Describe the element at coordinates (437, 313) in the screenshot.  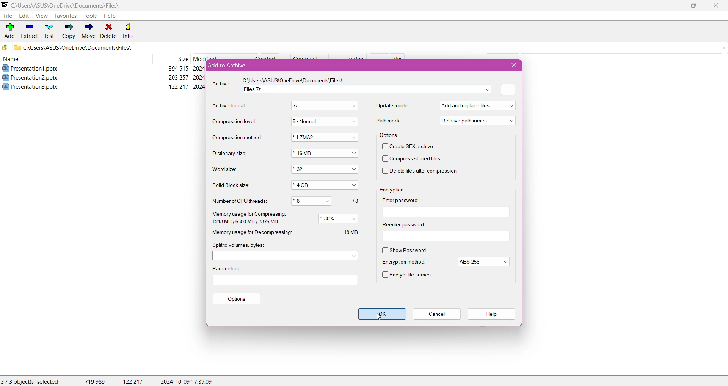
I see `Cancel` at that location.